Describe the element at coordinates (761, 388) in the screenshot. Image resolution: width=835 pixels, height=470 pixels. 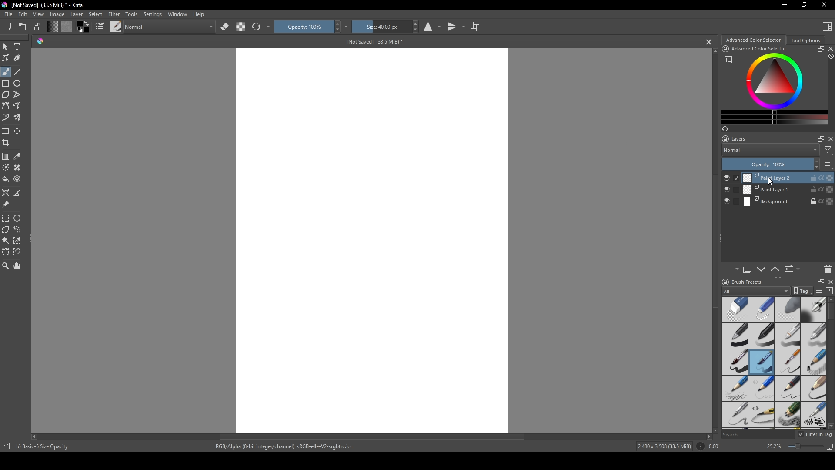
I see `pencil` at that location.